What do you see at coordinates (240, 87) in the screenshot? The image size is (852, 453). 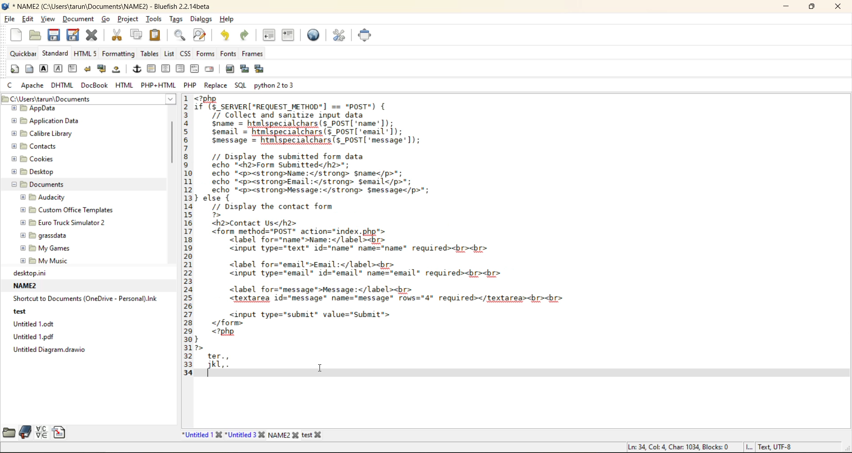 I see `sql` at bounding box center [240, 87].